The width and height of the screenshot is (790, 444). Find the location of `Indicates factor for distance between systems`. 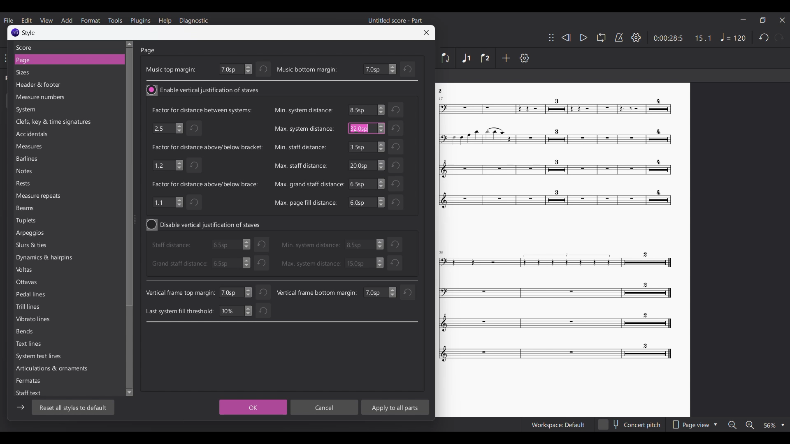

Indicates factor for distance between systems is located at coordinates (201, 110).